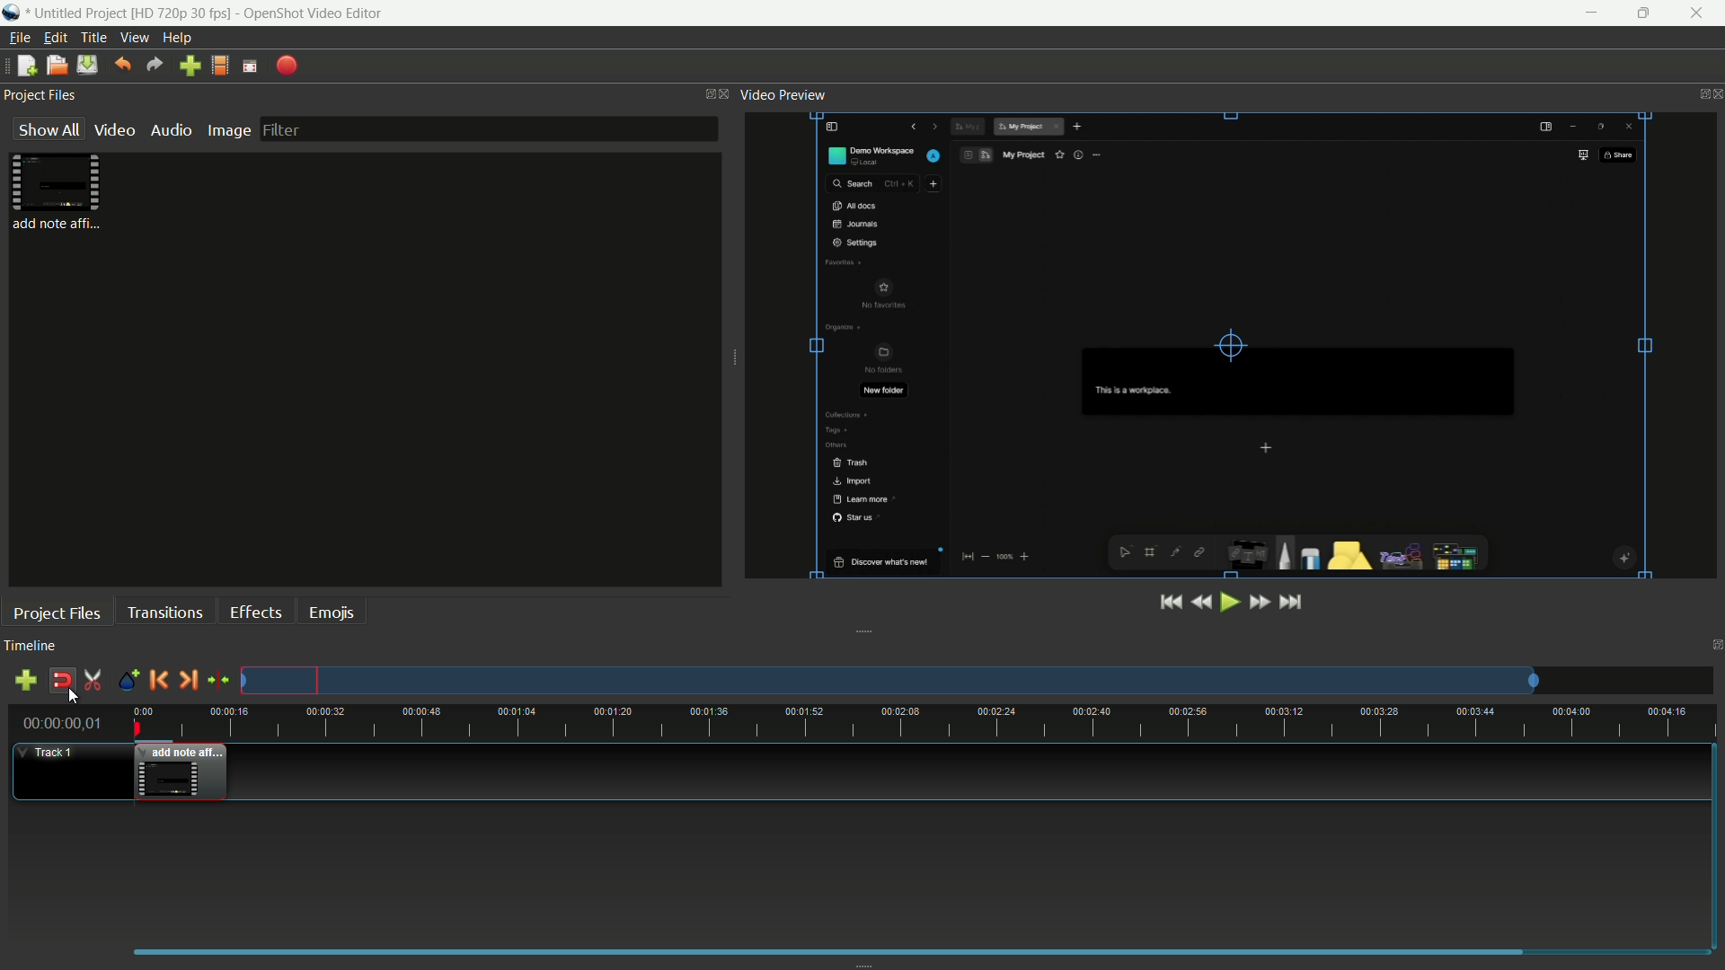 The width and height of the screenshot is (1725, 970). What do you see at coordinates (1291, 602) in the screenshot?
I see `jump to end` at bounding box center [1291, 602].